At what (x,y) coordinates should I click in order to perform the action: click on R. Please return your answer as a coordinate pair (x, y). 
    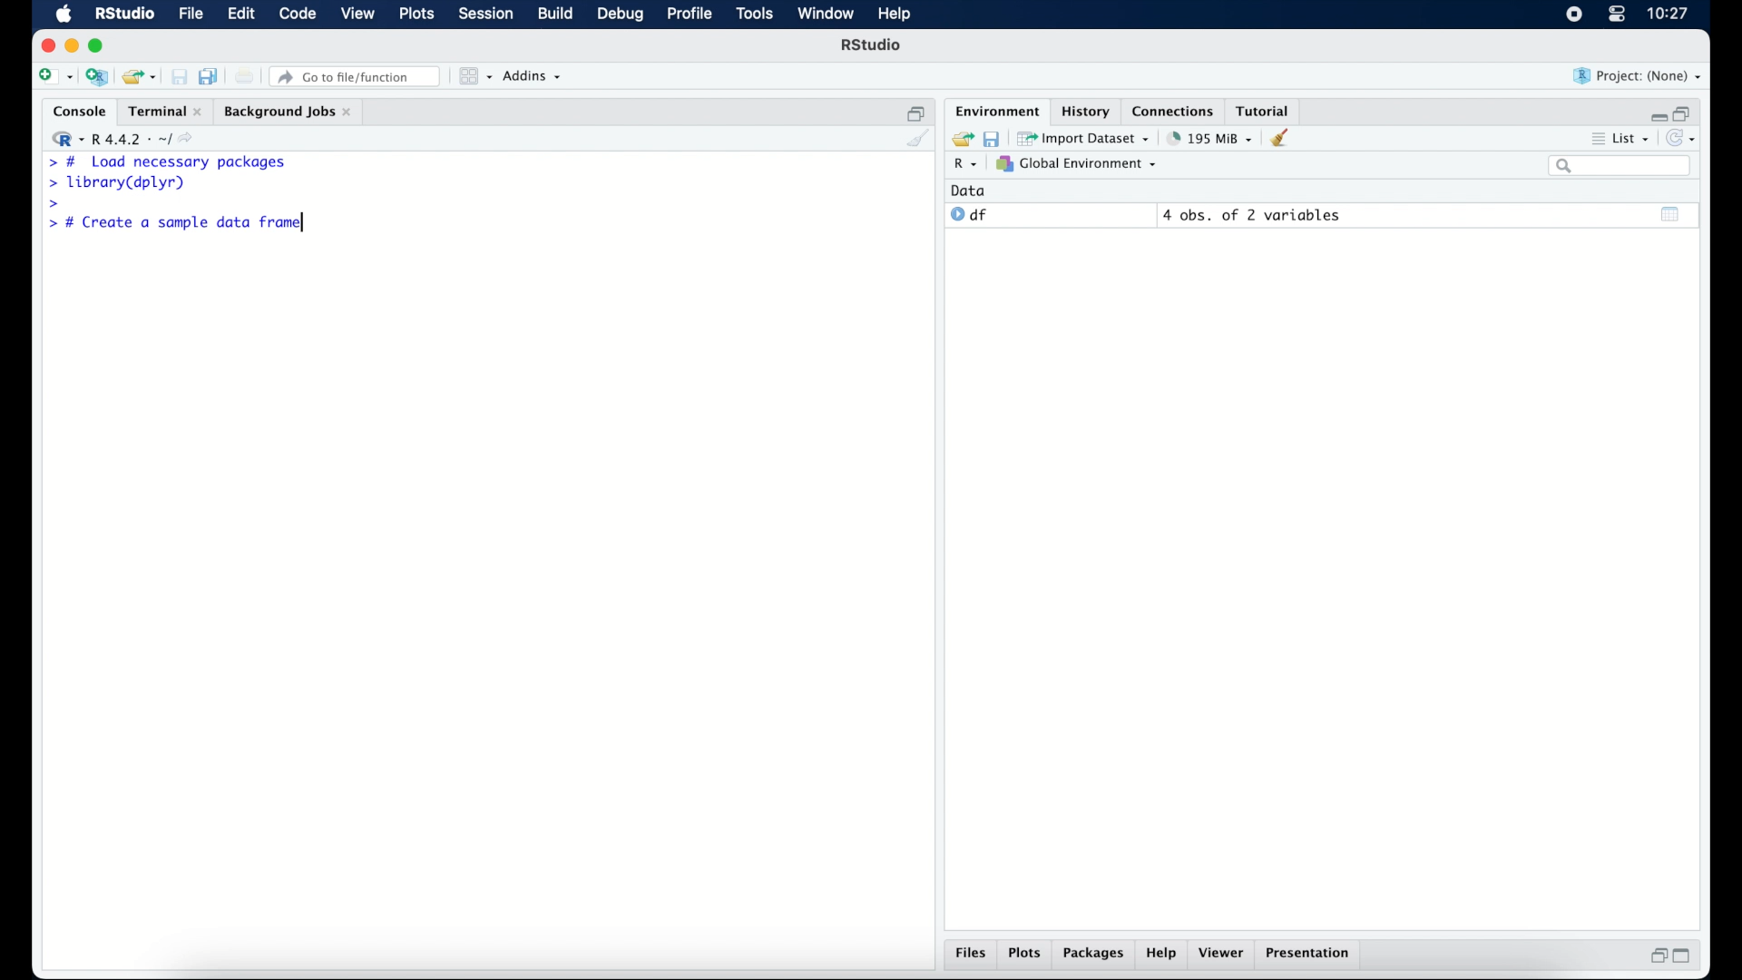
    Looking at the image, I should click on (963, 166).